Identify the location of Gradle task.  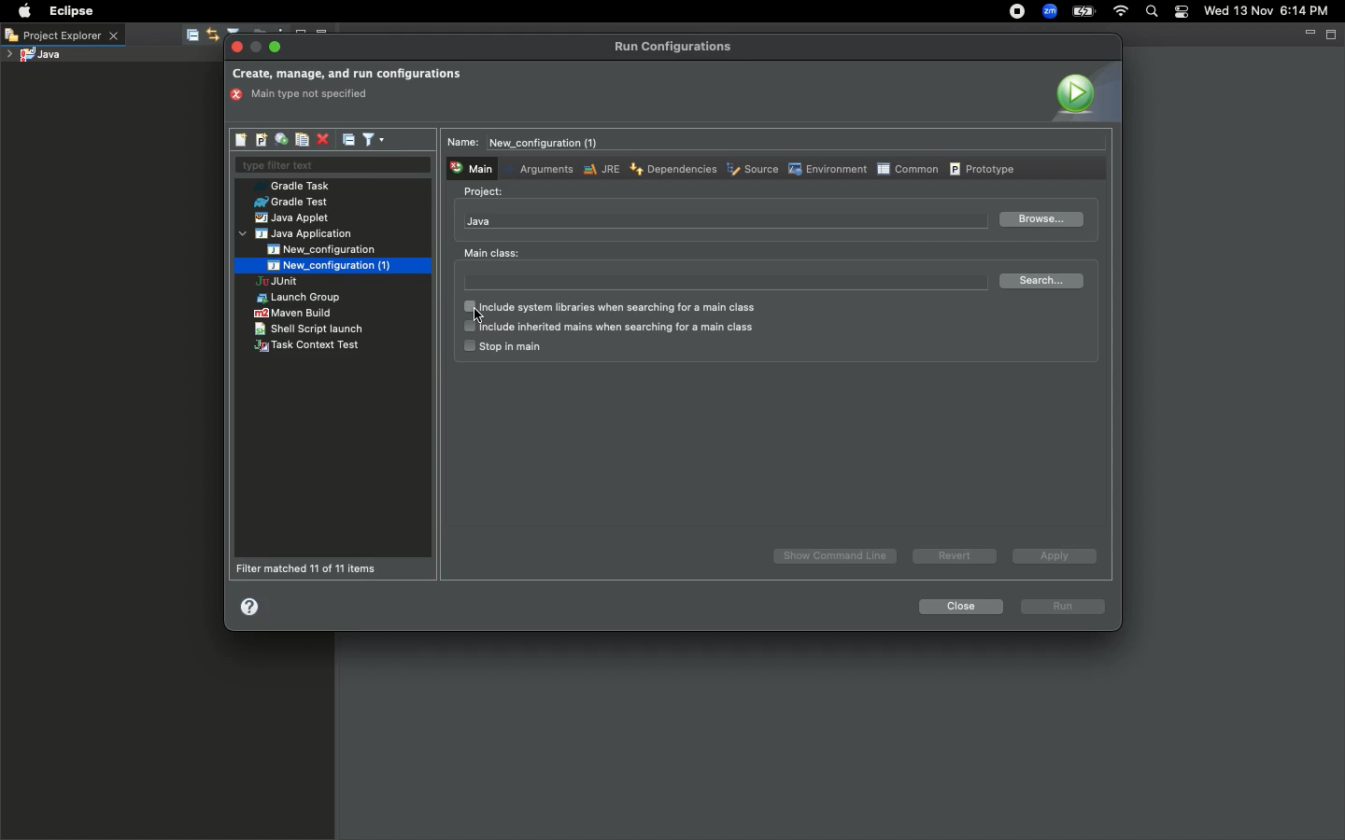
(298, 186).